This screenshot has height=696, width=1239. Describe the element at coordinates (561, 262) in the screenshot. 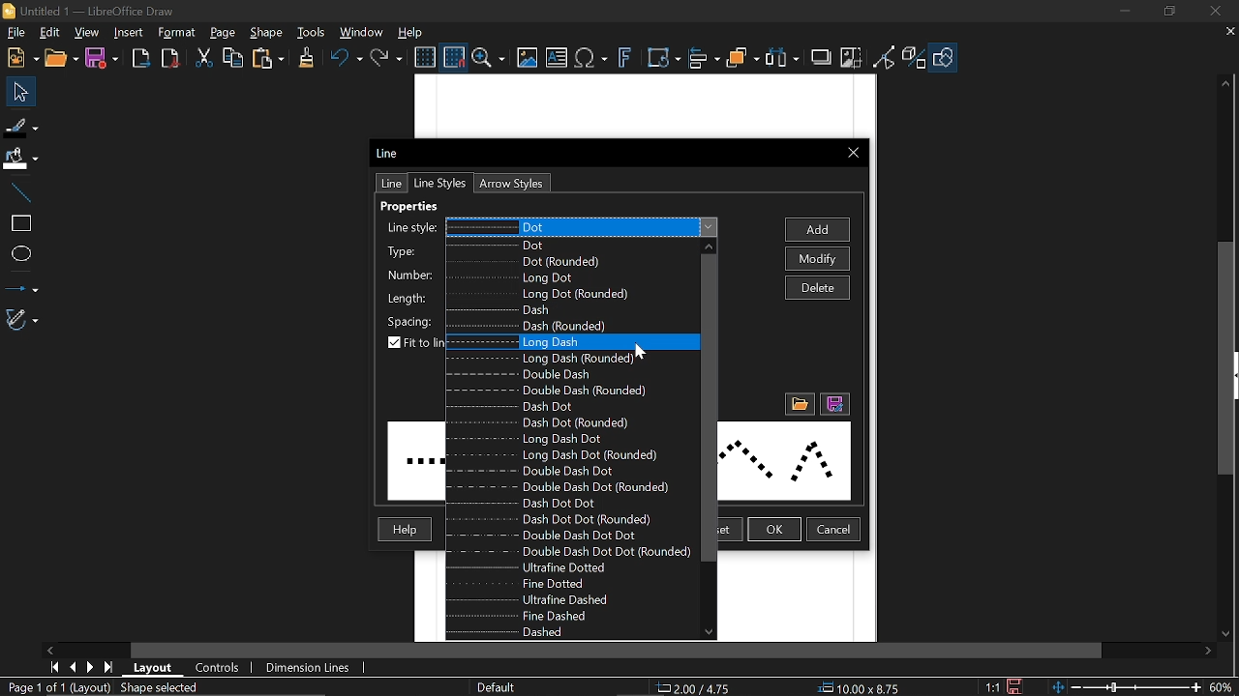

I see `Dot(Rounded)` at that location.